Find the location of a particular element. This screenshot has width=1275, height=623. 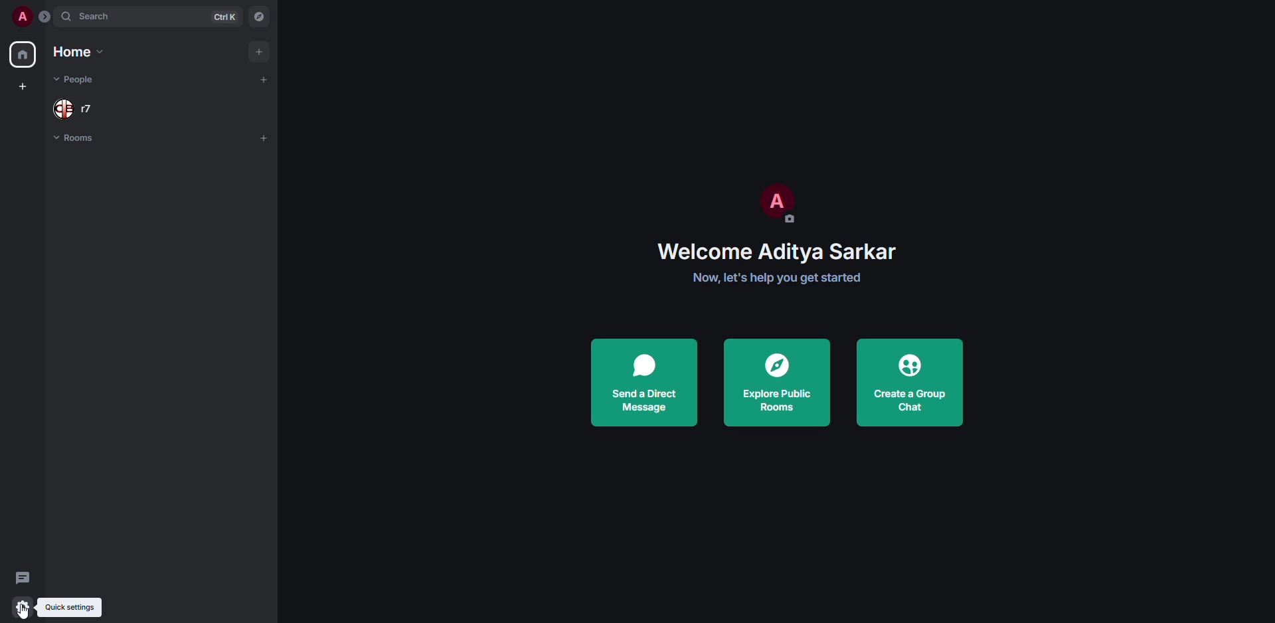

navigator is located at coordinates (263, 17).